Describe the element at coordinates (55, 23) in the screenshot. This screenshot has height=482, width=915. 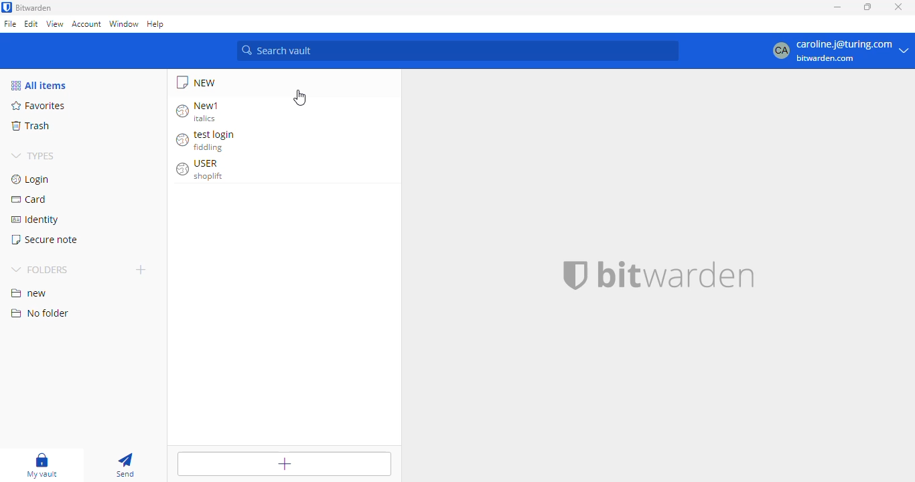
I see `view` at that location.